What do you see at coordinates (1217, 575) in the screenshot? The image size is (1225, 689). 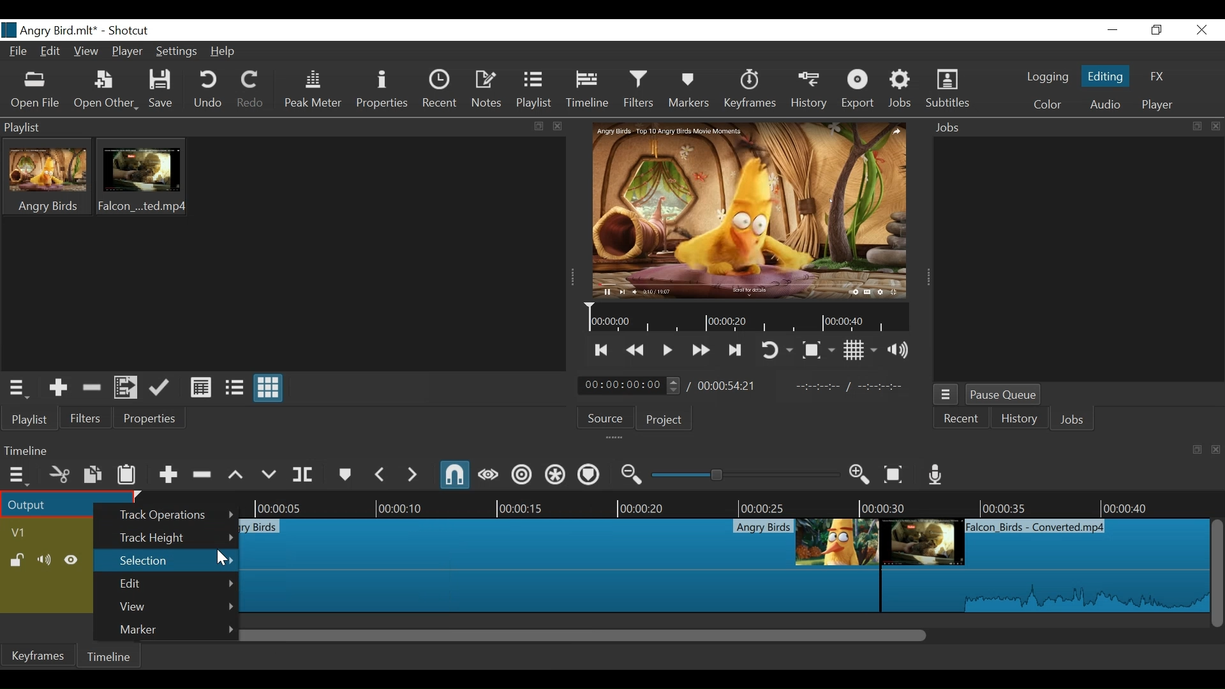 I see `Vertical Scroll bar` at bounding box center [1217, 575].